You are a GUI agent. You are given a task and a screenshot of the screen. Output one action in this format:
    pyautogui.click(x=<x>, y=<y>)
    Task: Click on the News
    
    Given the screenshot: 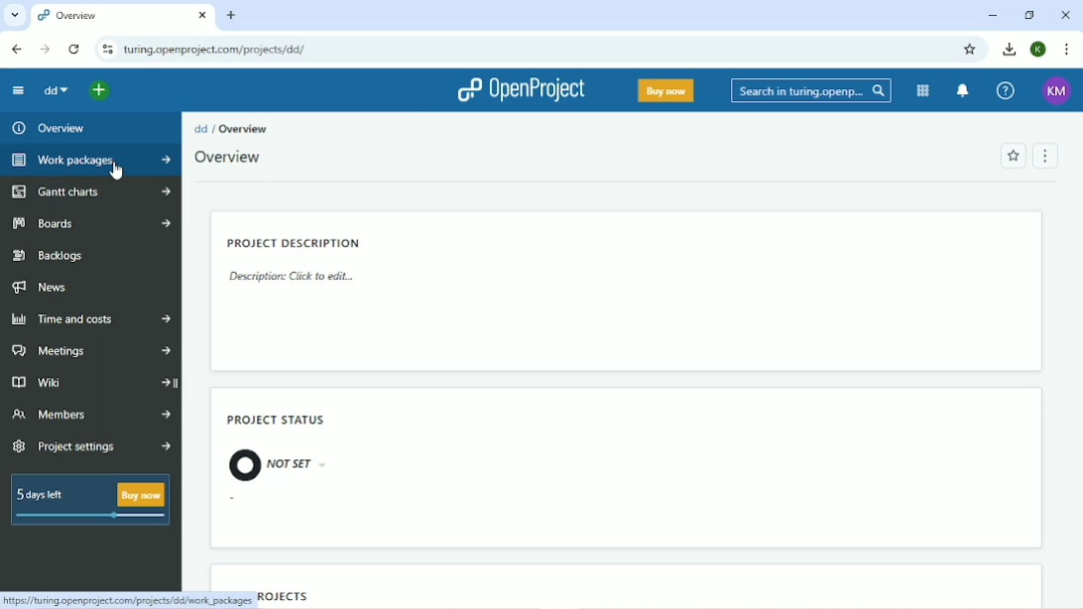 What is the action you would take?
    pyautogui.click(x=42, y=287)
    